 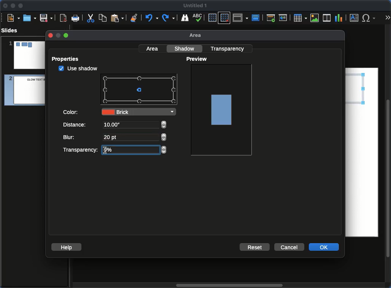 What do you see at coordinates (289, 247) in the screenshot?
I see `Cancel` at bounding box center [289, 247].